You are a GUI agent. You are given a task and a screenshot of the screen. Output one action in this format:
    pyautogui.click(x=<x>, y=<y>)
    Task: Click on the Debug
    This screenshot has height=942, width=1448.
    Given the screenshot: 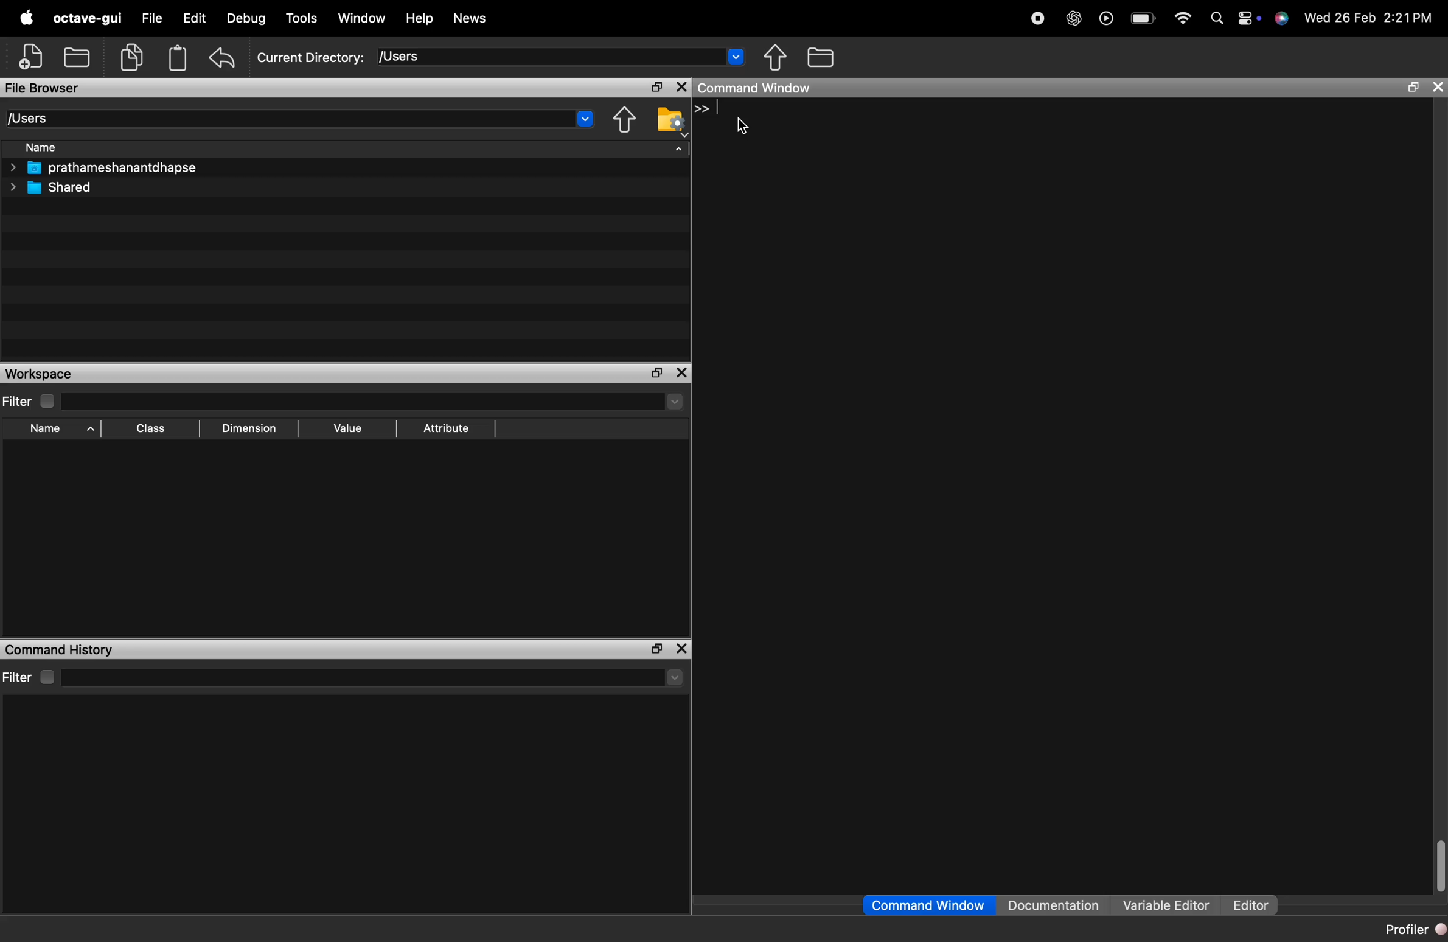 What is the action you would take?
    pyautogui.click(x=244, y=18)
    